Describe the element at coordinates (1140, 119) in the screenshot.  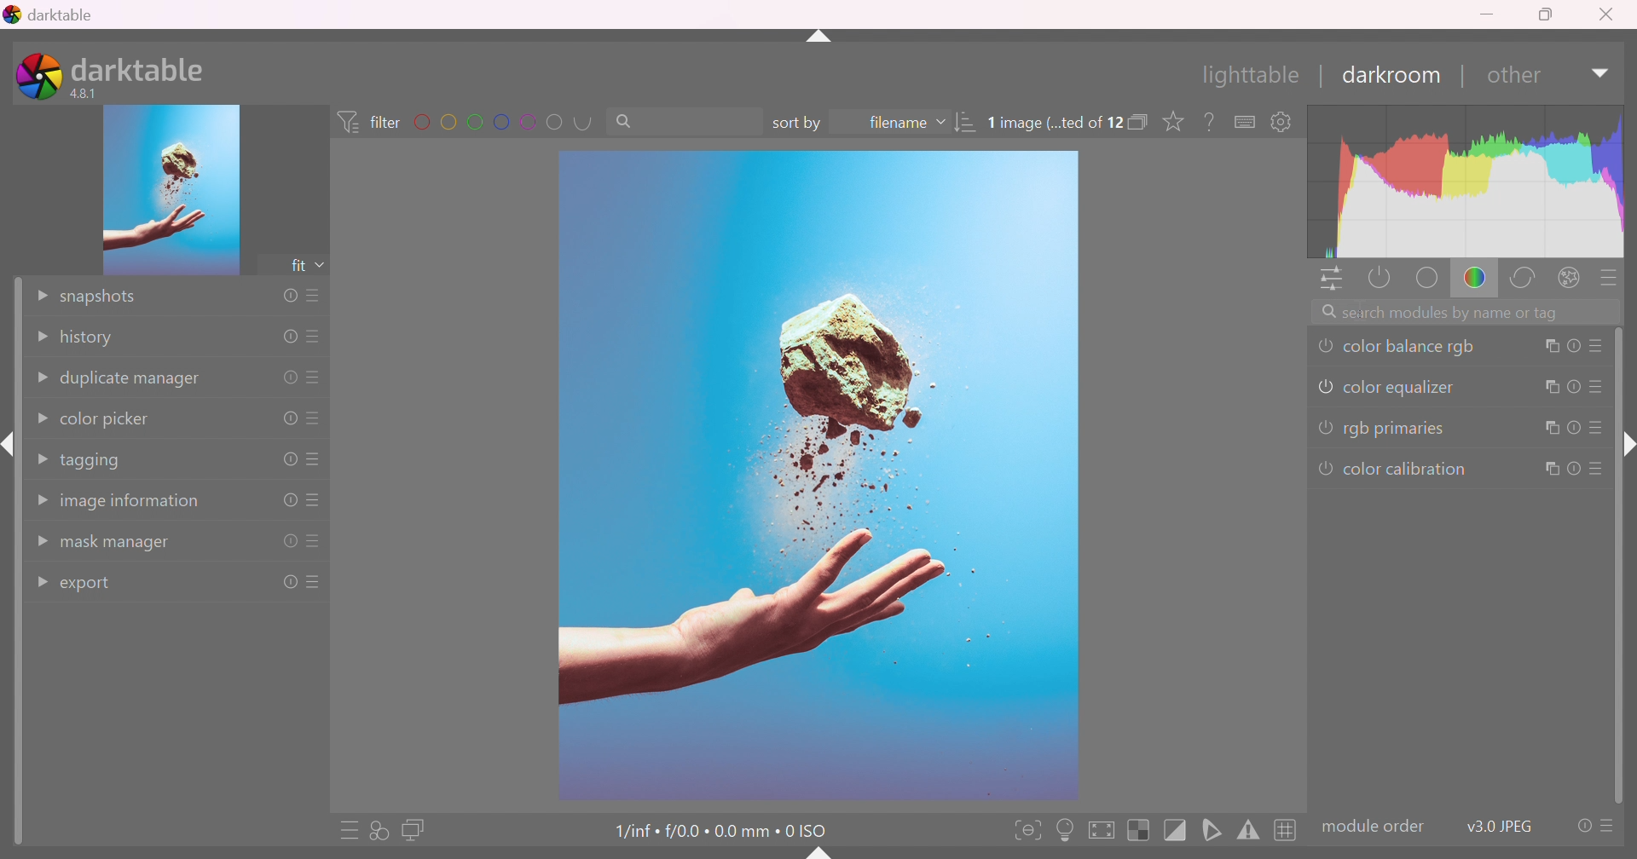
I see `collapse grouped images` at that location.